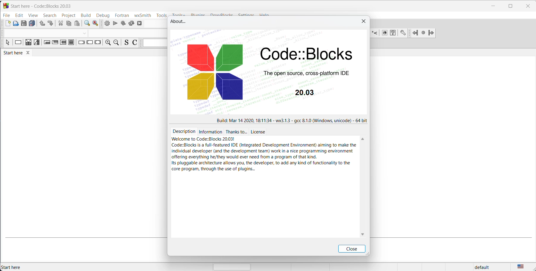 The height and width of the screenshot is (271, 536). What do you see at coordinates (510, 7) in the screenshot?
I see `maximize` at bounding box center [510, 7].